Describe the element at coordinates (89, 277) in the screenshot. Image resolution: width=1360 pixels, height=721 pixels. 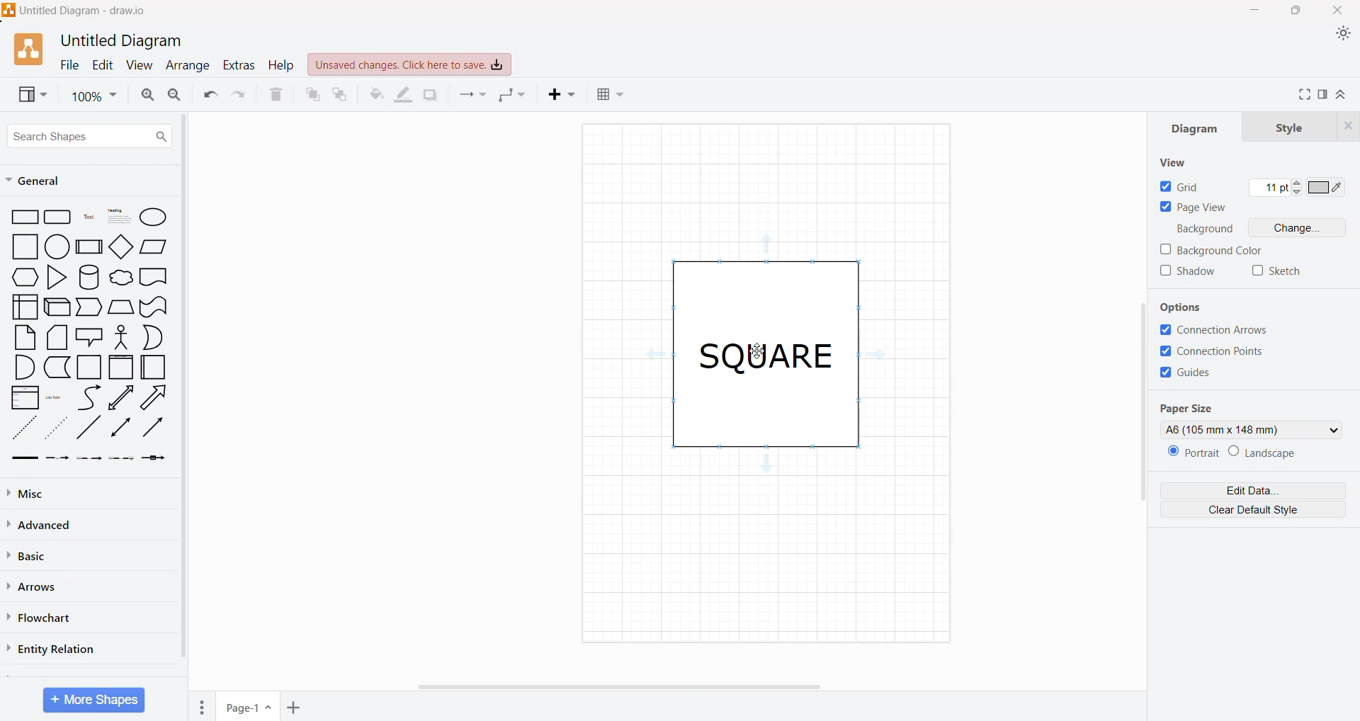
I see `Cylinder ` at that location.